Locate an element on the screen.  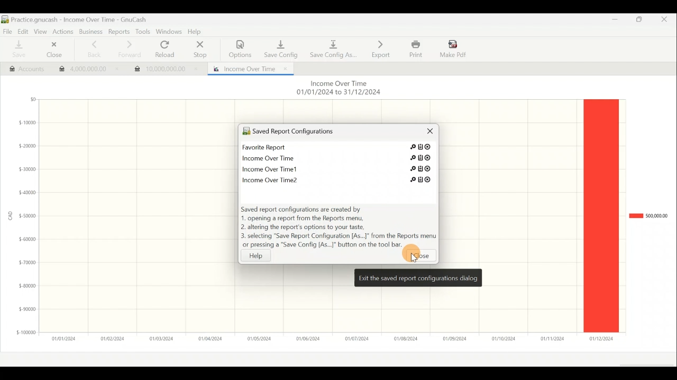
Close is located at coordinates (668, 21).